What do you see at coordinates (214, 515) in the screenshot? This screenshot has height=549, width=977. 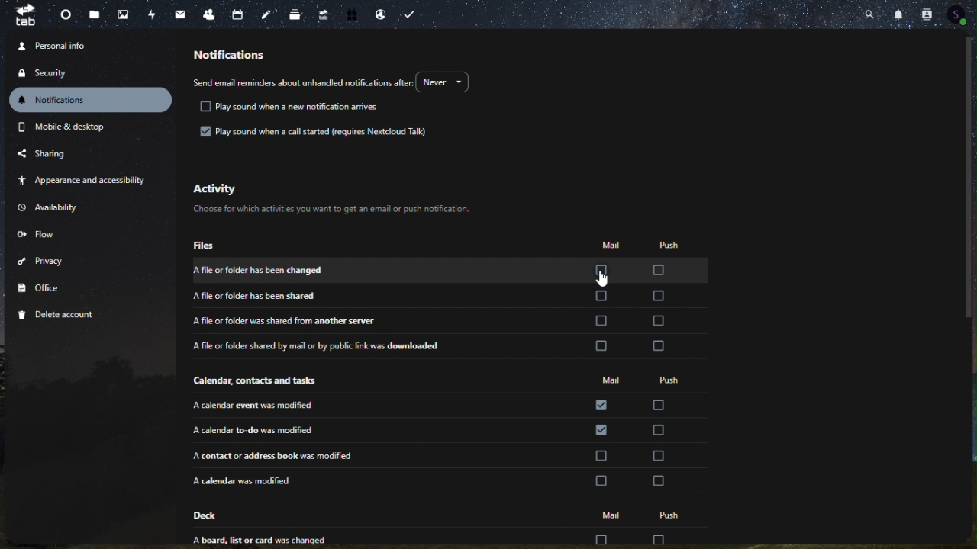 I see `deck` at bounding box center [214, 515].